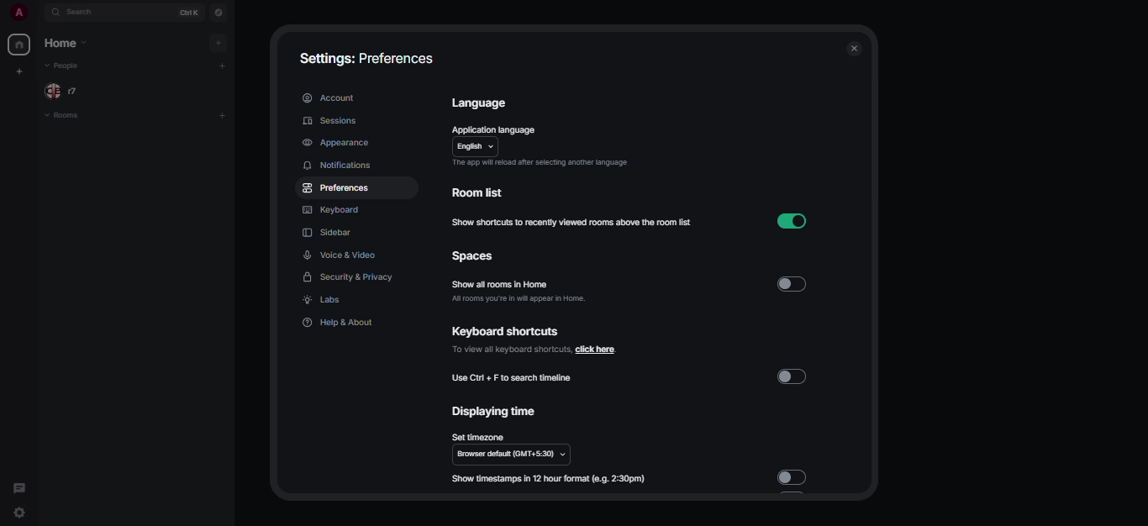  Describe the element at coordinates (24, 486) in the screenshot. I see `threads` at that location.